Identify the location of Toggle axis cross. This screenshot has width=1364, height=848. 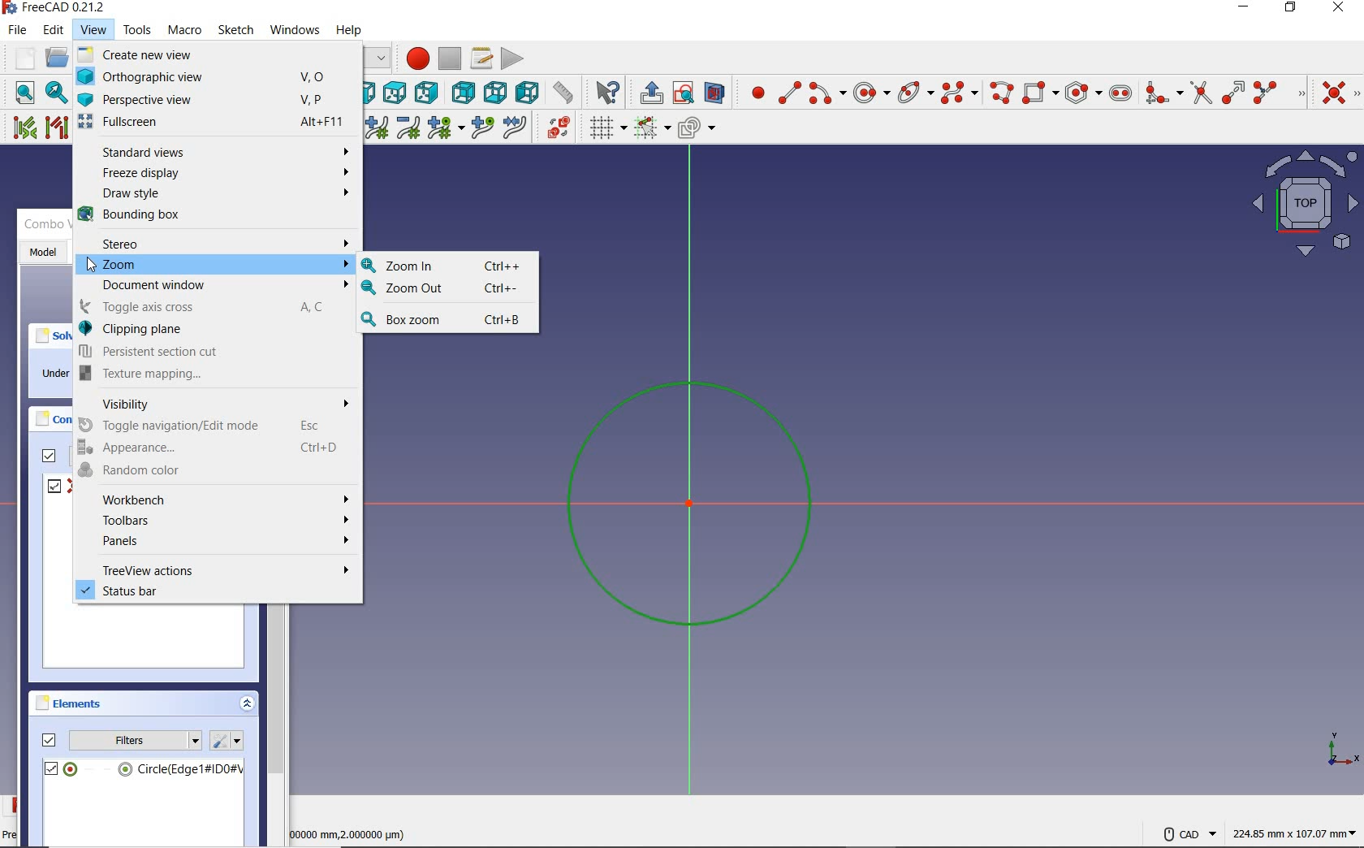
(213, 307).